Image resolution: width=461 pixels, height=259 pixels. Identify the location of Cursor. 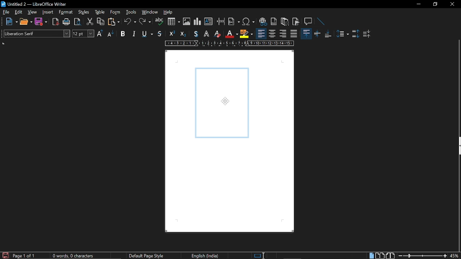
(221, 100).